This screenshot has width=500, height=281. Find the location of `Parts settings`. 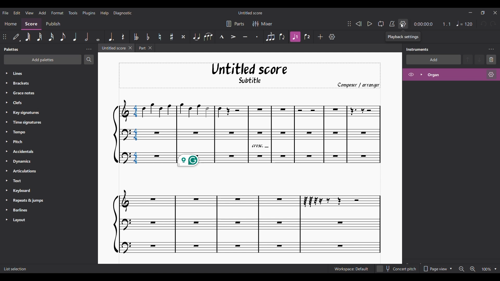

Parts settings is located at coordinates (235, 24).